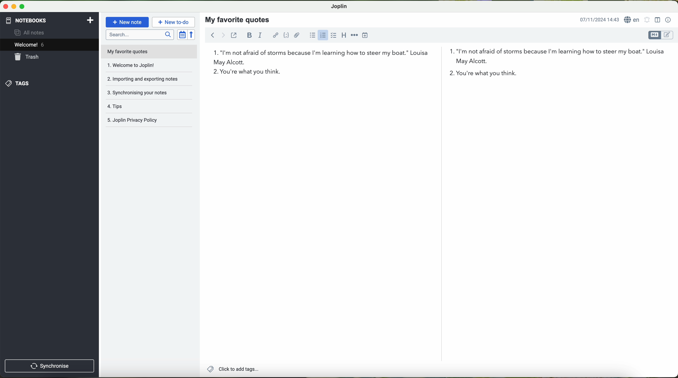 This screenshot has width=678, height=378. What do you see at coordinates (13, 8) in the screenshot?
I see `minimize` at bounding box center [13, 8].